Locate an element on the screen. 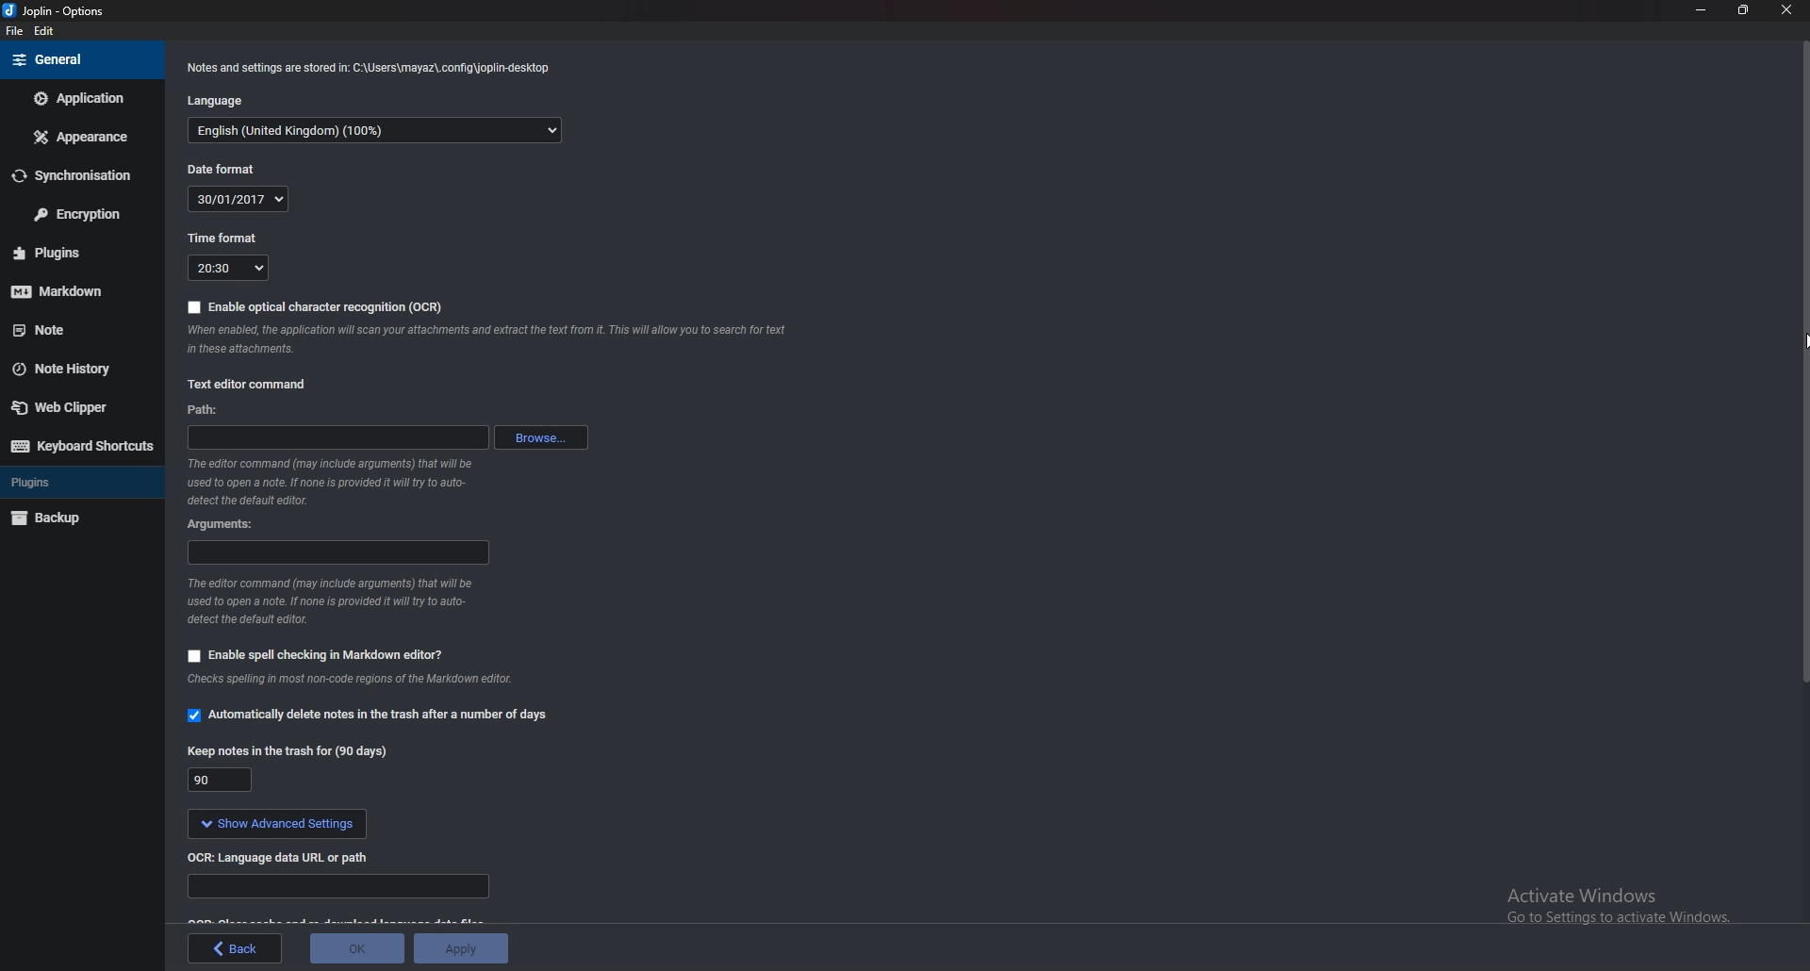 The height and width of the screenshot is (971, 1810). Arguments is located at coordinates (227, 524).